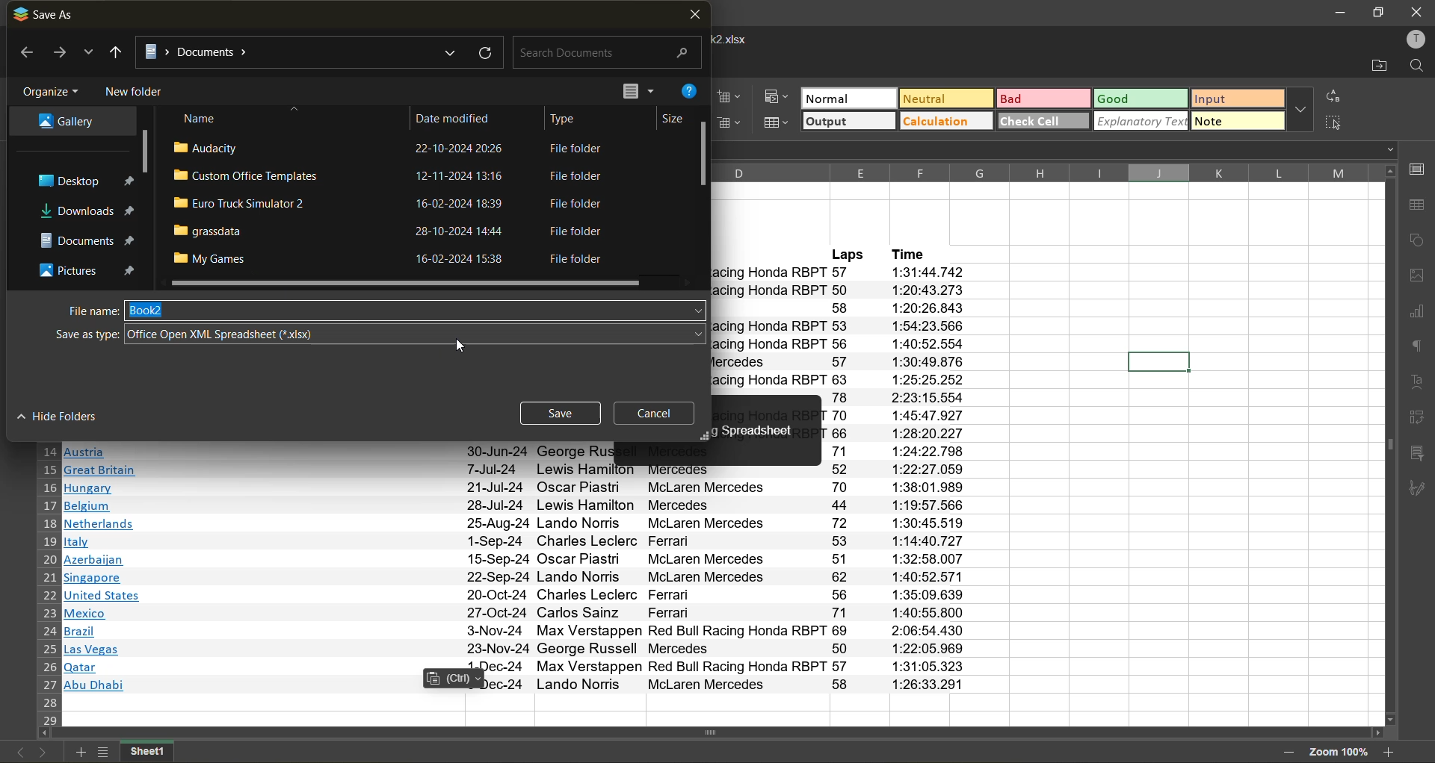 The height and width of the screenshot is (763, 1435). Describe the element at coordinates (1338, 751) in the screenshot. I see `zoom factor` at that location.